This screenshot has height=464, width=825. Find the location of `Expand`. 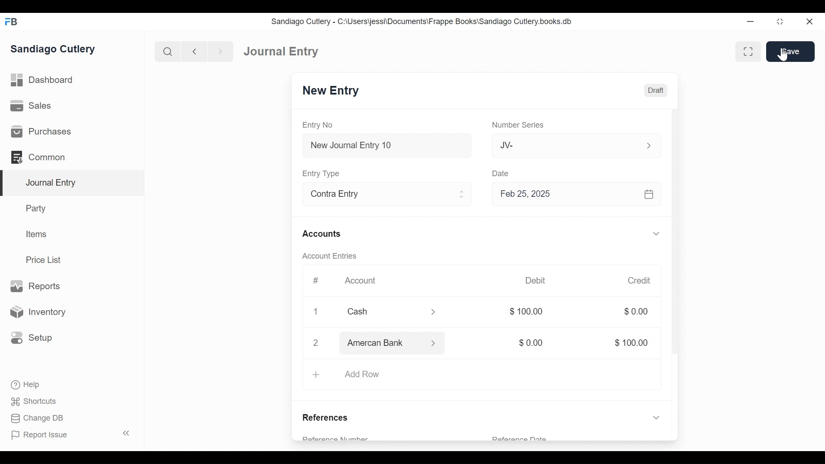

Expand is located at coordinates (648, 145).